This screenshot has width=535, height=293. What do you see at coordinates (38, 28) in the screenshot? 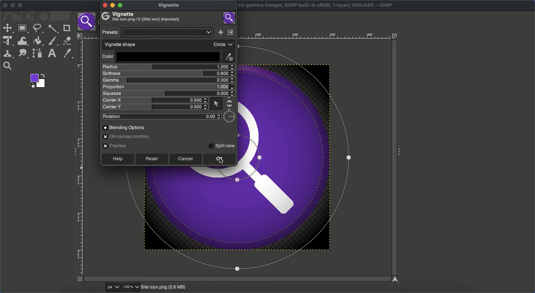
I see `Freeform selector` at bounding box center [38, 28].